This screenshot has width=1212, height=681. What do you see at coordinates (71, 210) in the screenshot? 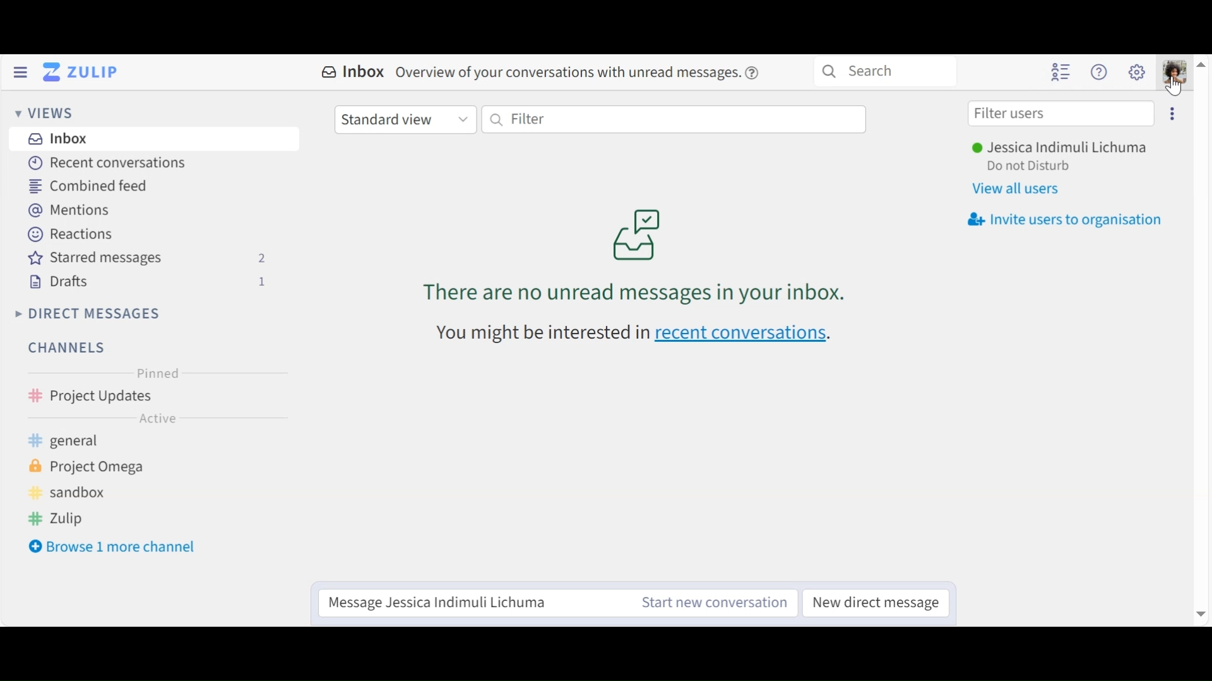
I see `Mentions` at bounding box center [71, 210].